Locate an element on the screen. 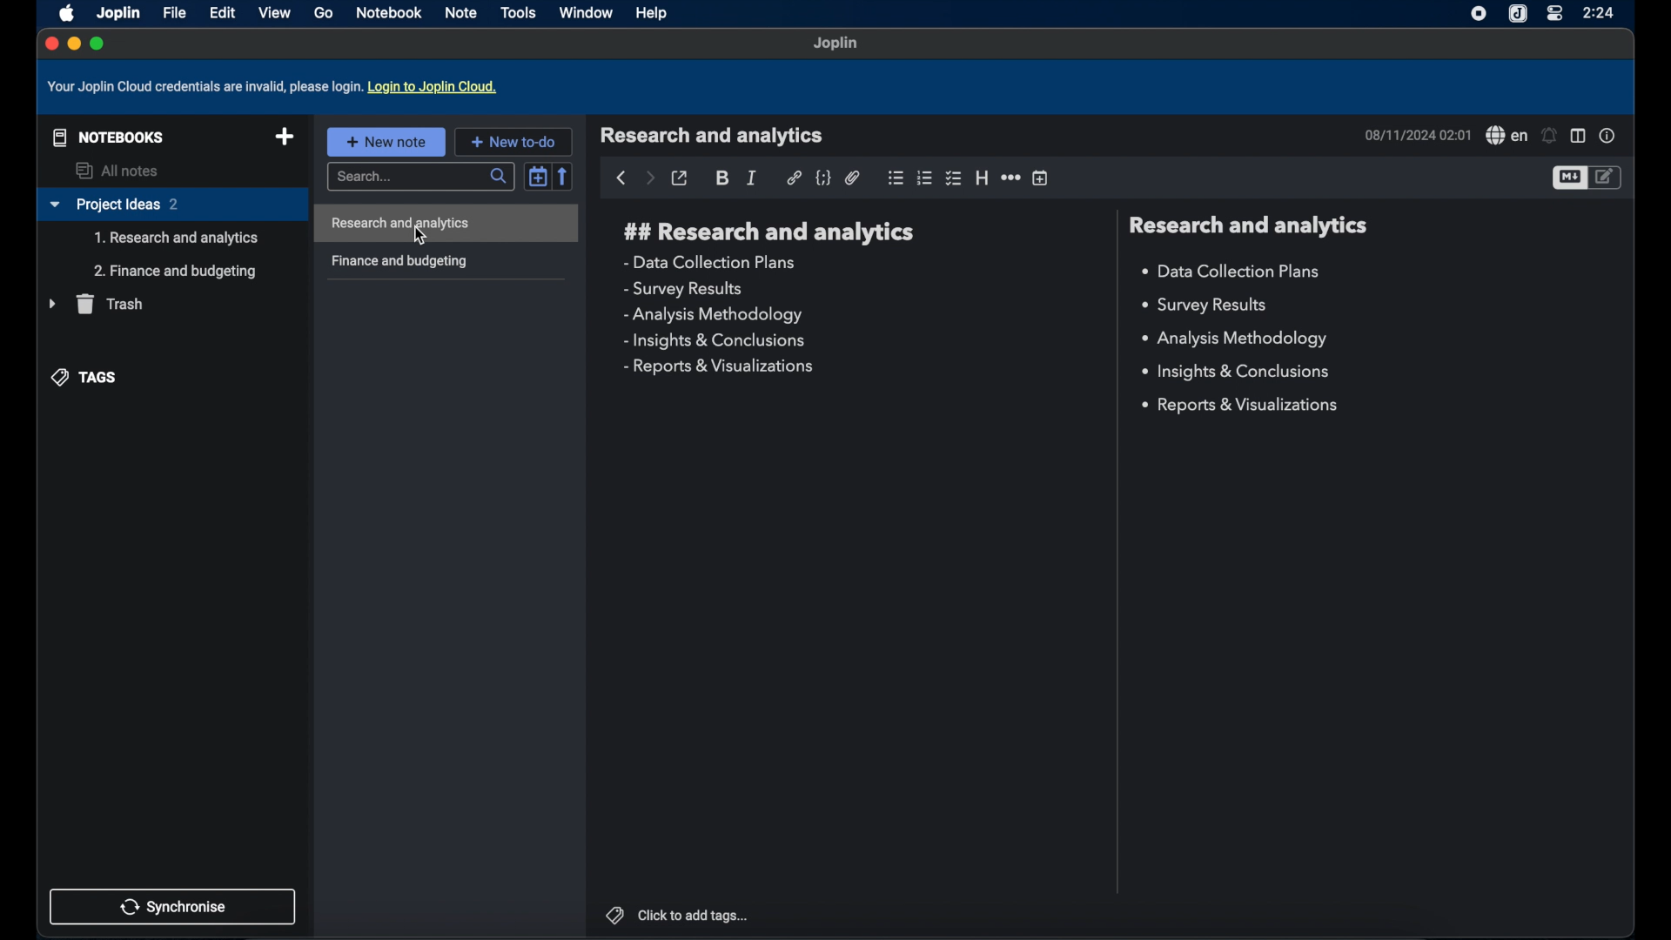 This screenshot has height=940, width=1671. data collection plans is located at coordinates (1233, 272).